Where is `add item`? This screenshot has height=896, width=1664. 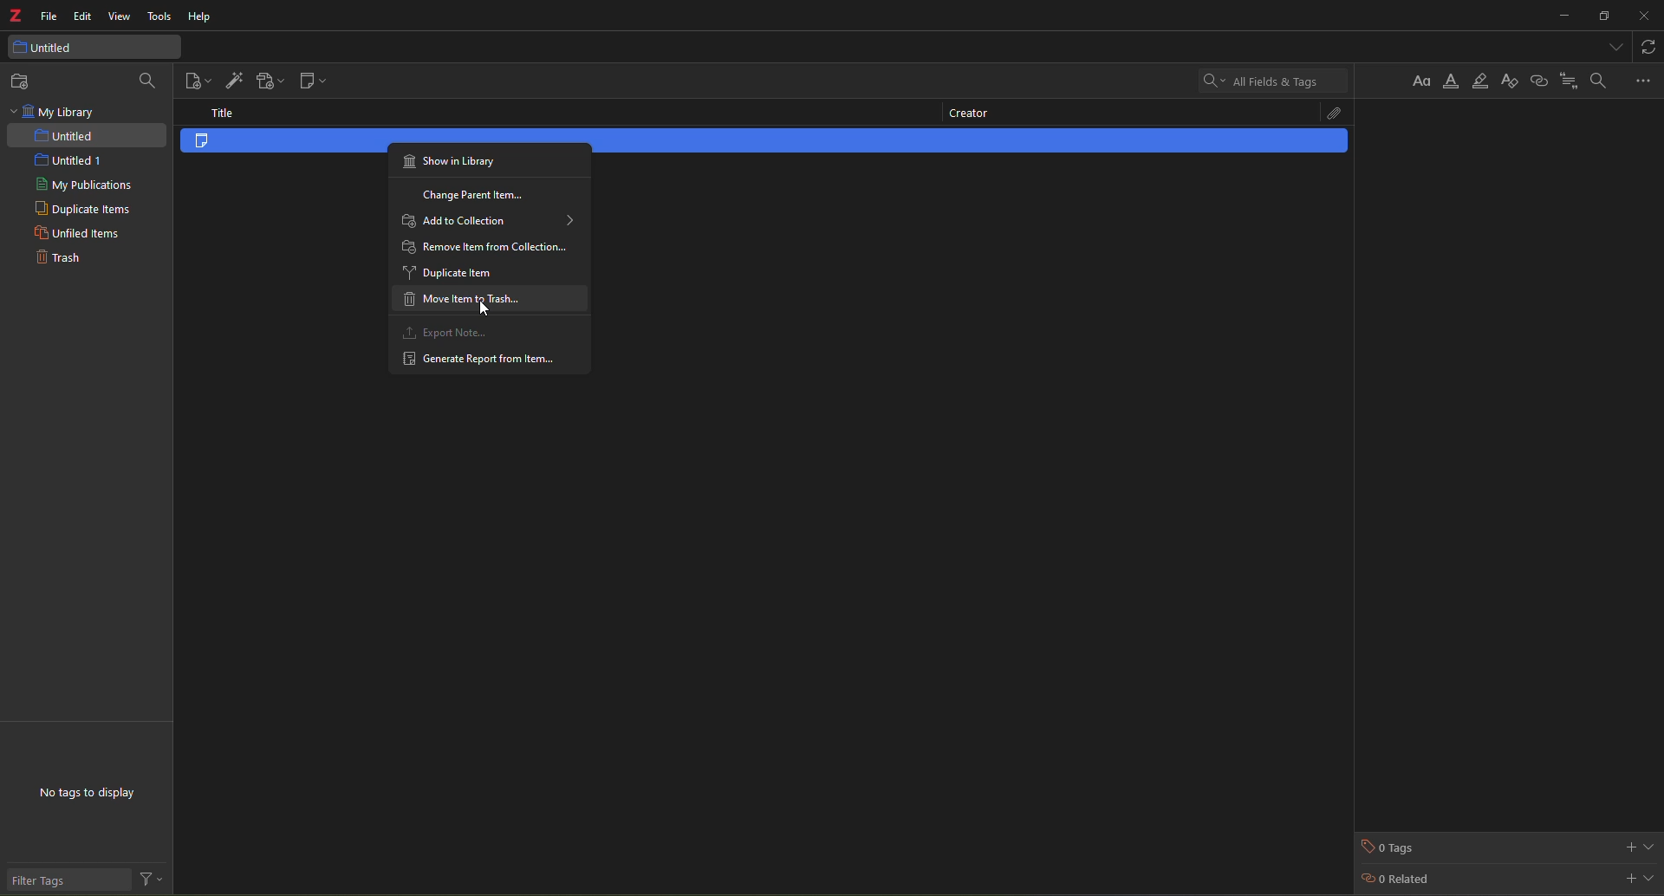
add item is located at coordinates (234, 80).